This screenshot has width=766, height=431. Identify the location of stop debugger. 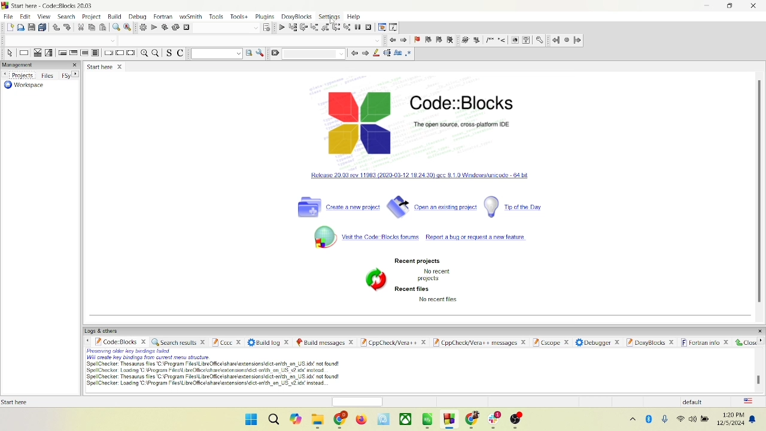
(369, 27).